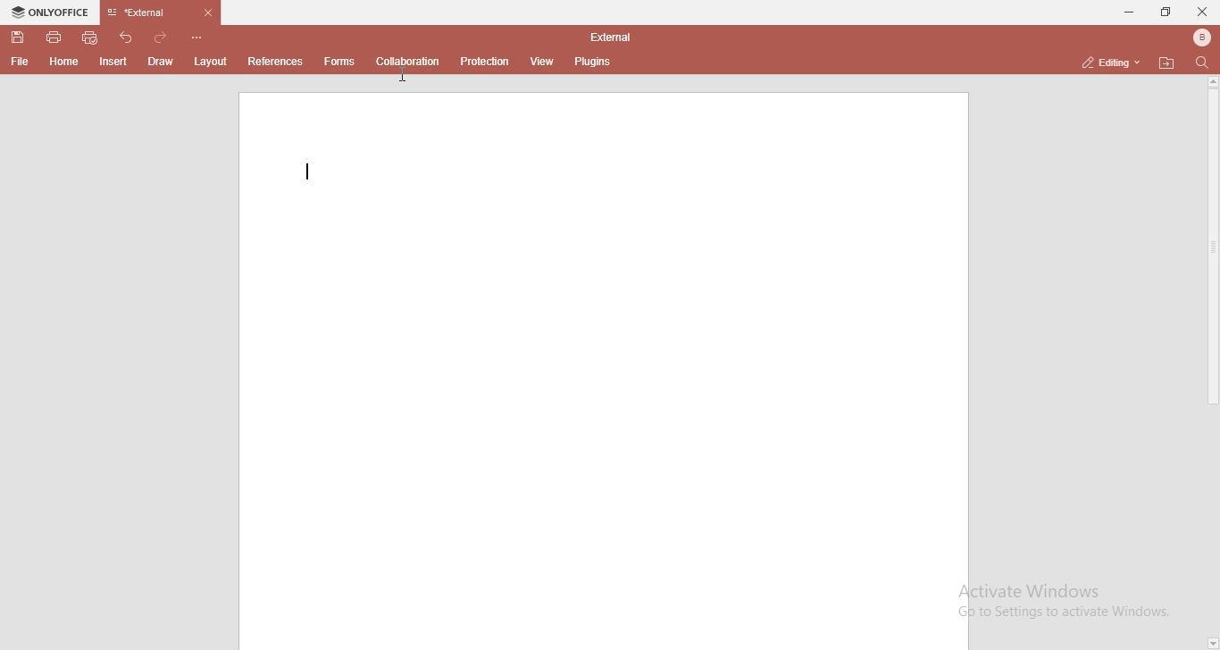 The height and width of the screenshot is (650, 1220). Describe the element at coordinates (91, 37) in the screenshot. I see `quick print` at that location.